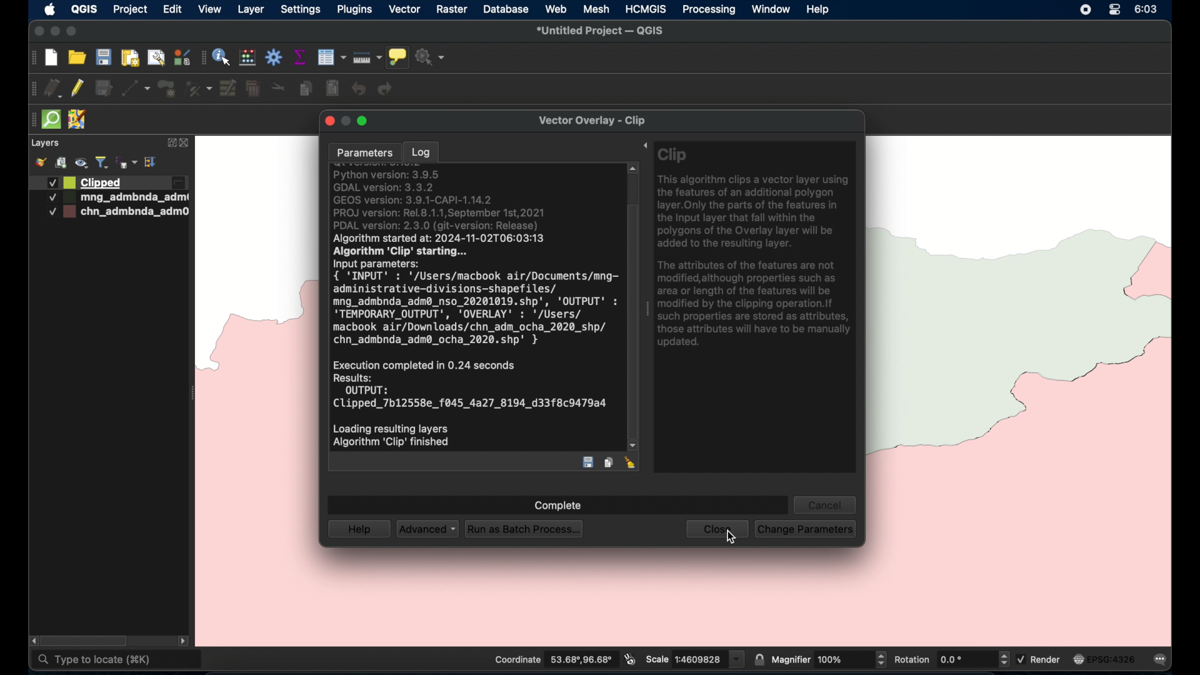 The image size is (1200, 675). Describe the element at coordinates (608, 462) in the screenshot. I see `copy log entry` at that location.